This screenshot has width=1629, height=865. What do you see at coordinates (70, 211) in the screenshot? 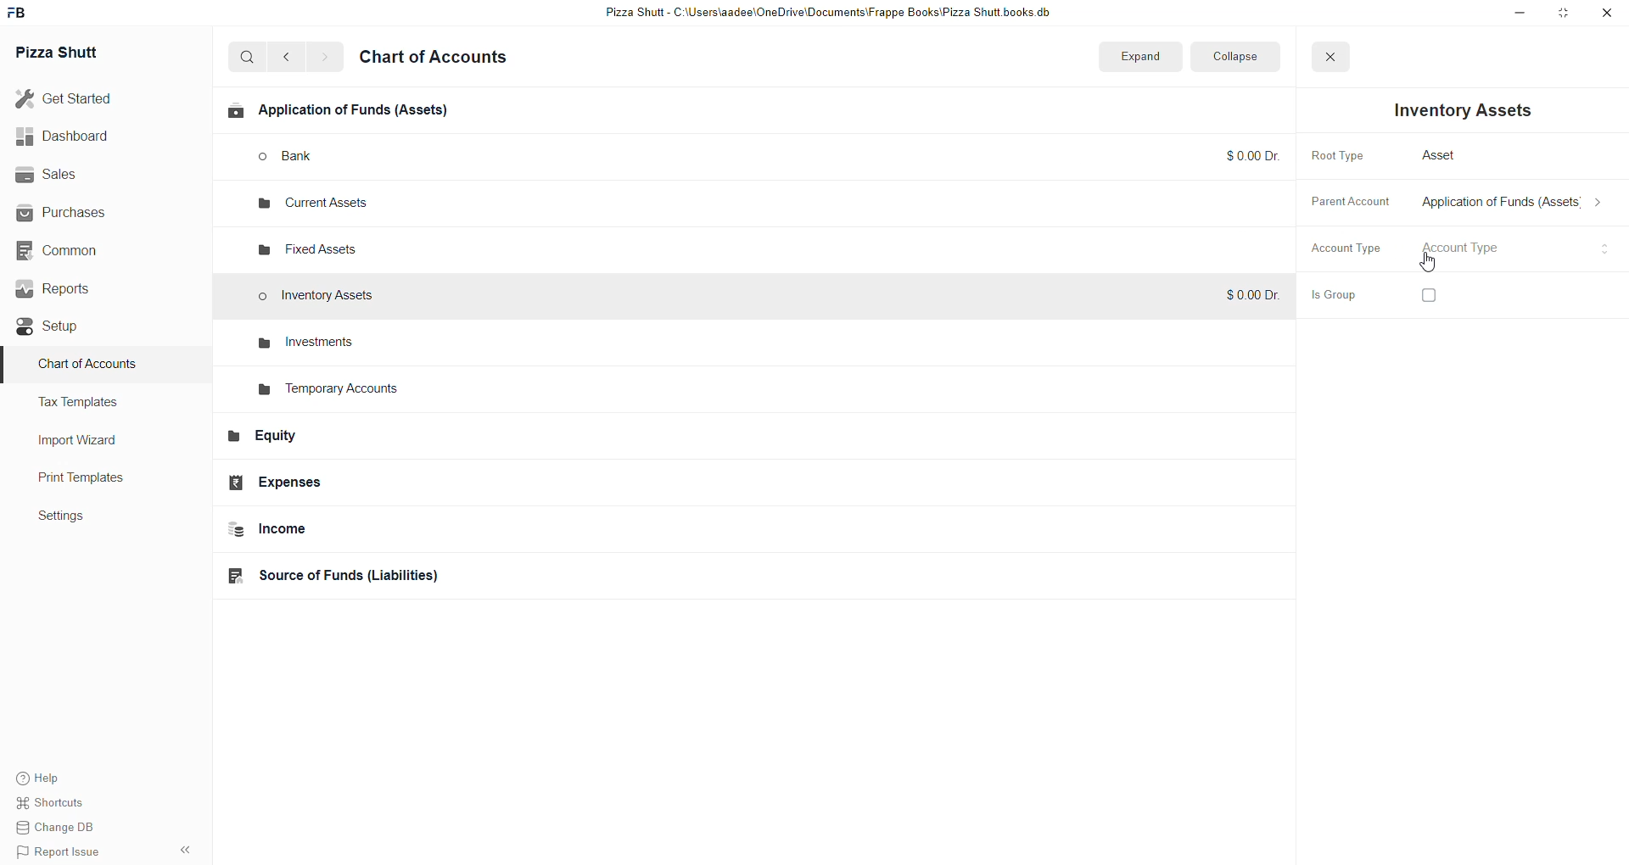
I see `Purchases ` at bounding box center [70, 211].